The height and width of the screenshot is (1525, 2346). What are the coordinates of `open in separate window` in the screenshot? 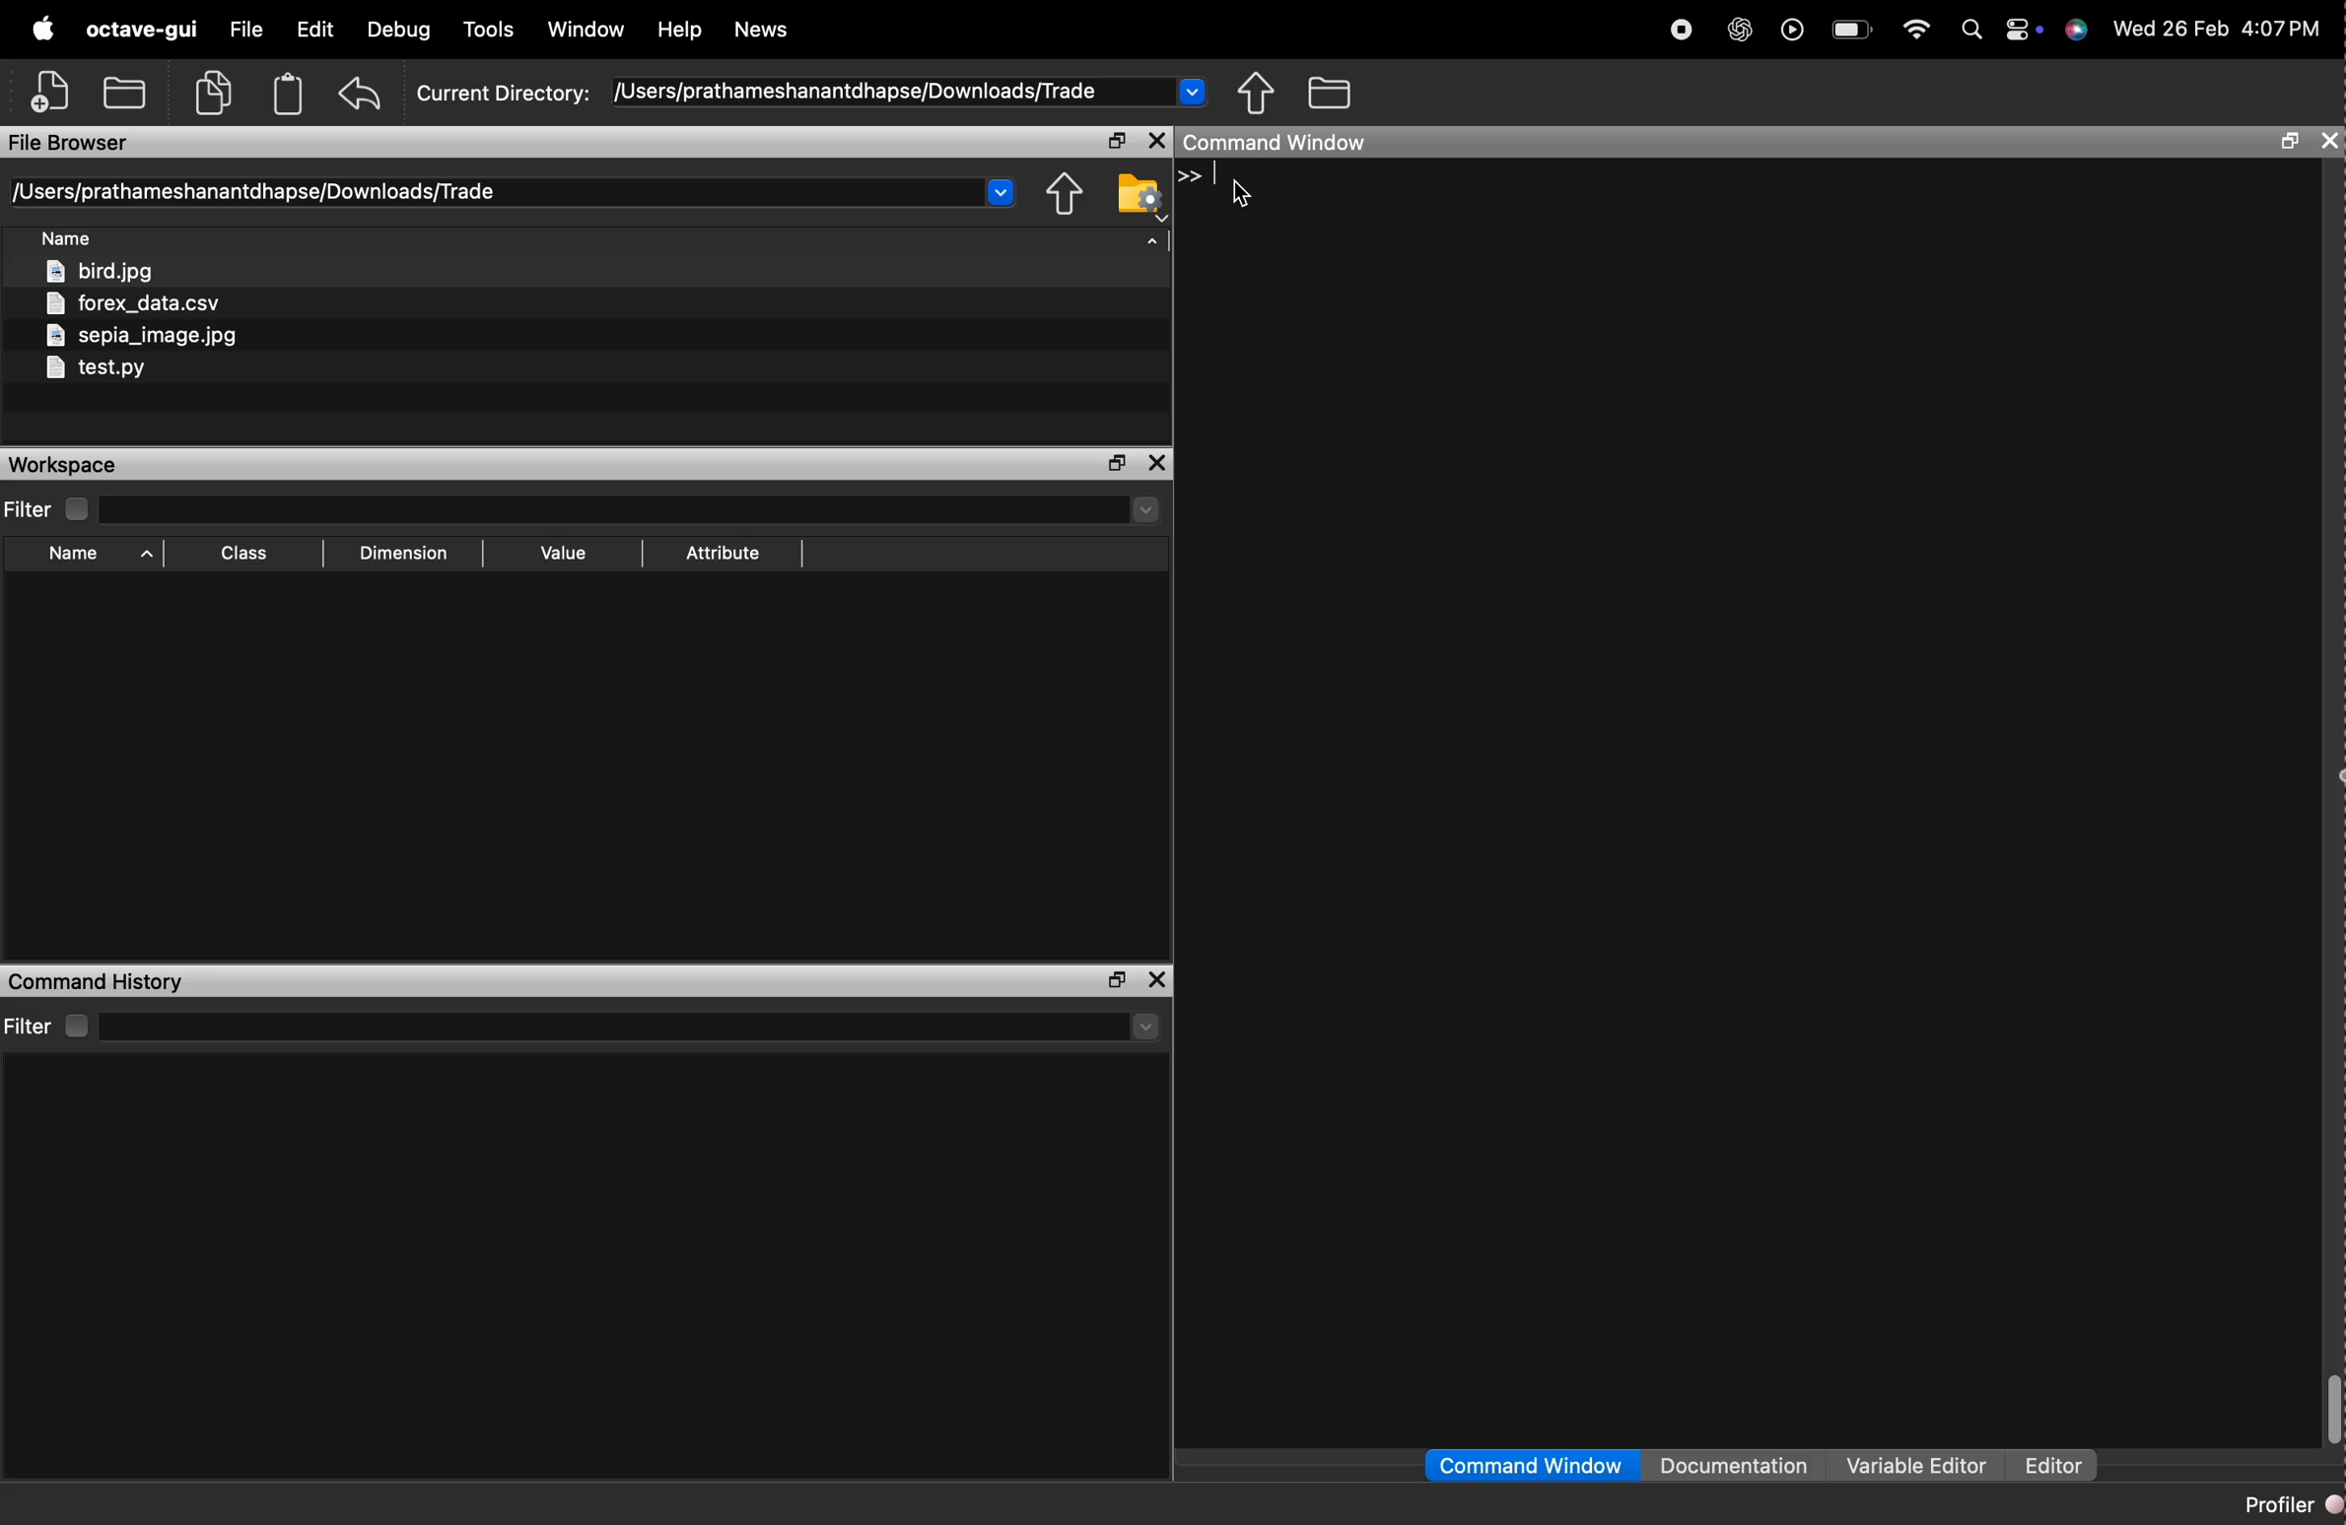 It's located at (1116, 140).